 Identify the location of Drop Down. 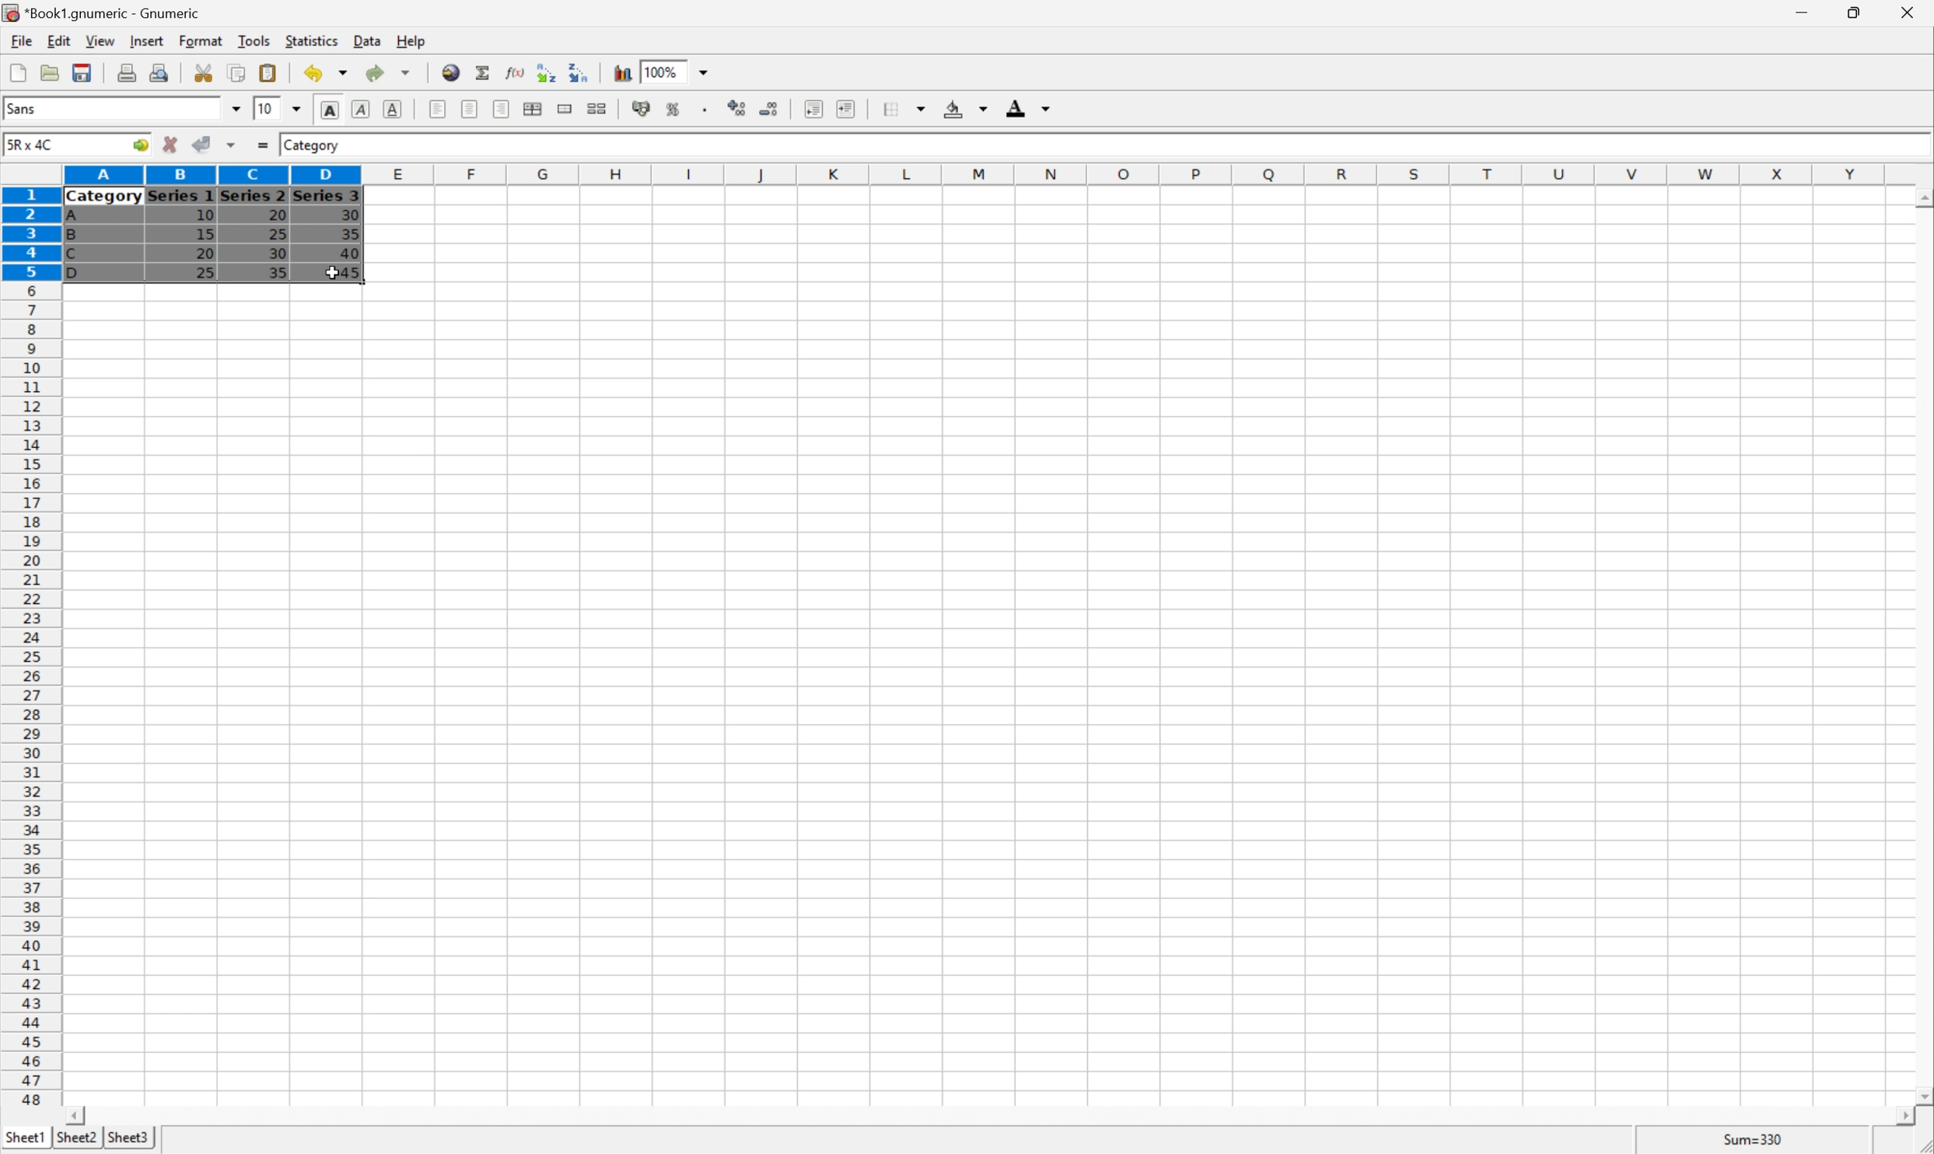
(296, 110).